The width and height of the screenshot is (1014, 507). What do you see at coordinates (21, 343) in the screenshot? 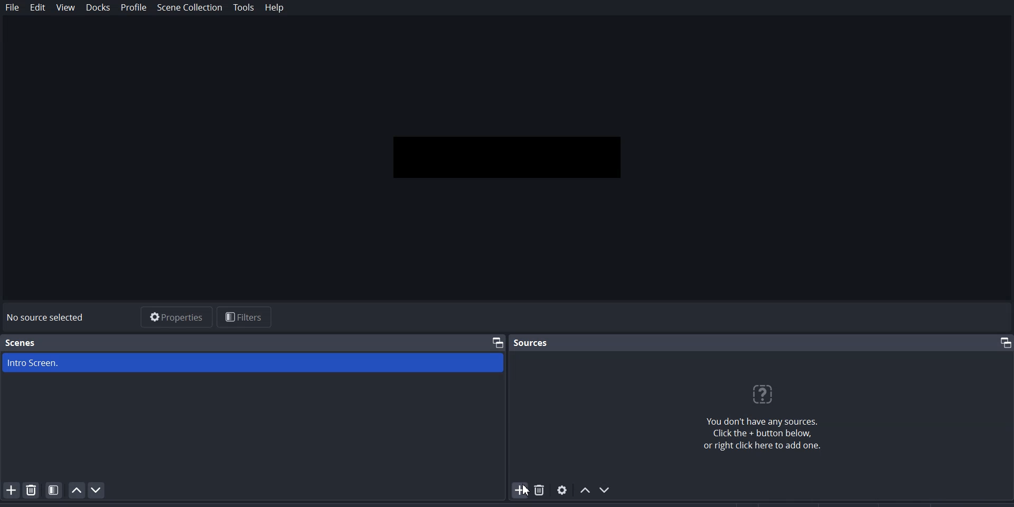
I see `Scenes` at bounding box center [21, 343].